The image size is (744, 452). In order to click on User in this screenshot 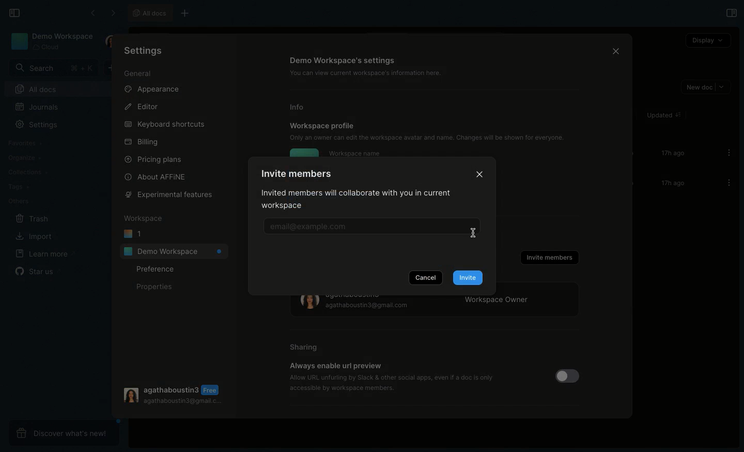, I will do `click(173, 394)`.